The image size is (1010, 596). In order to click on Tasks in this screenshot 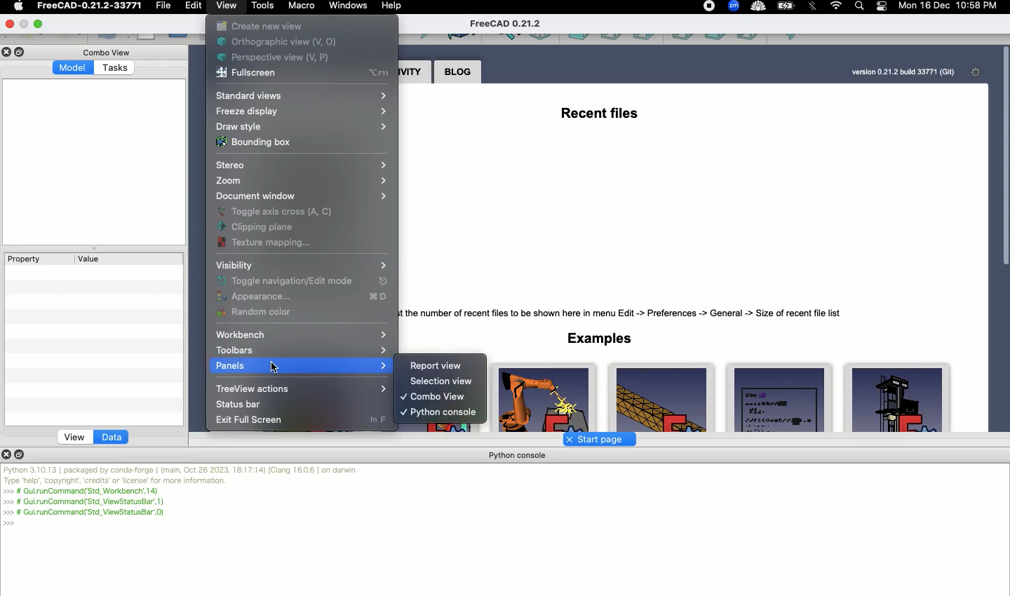, I will do `click(116, 69)`.